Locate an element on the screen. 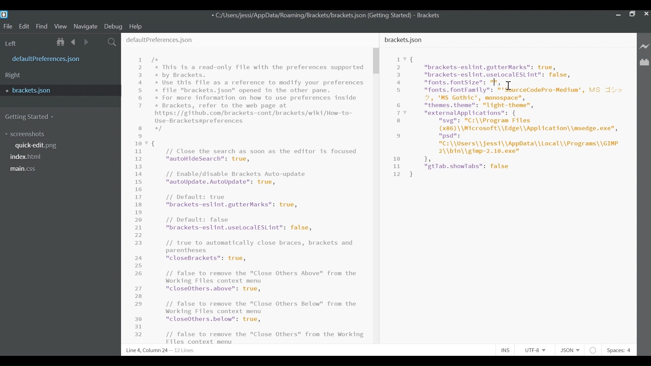 This screenshot has width=651, height=366. File is located at coordinates (8, 27).